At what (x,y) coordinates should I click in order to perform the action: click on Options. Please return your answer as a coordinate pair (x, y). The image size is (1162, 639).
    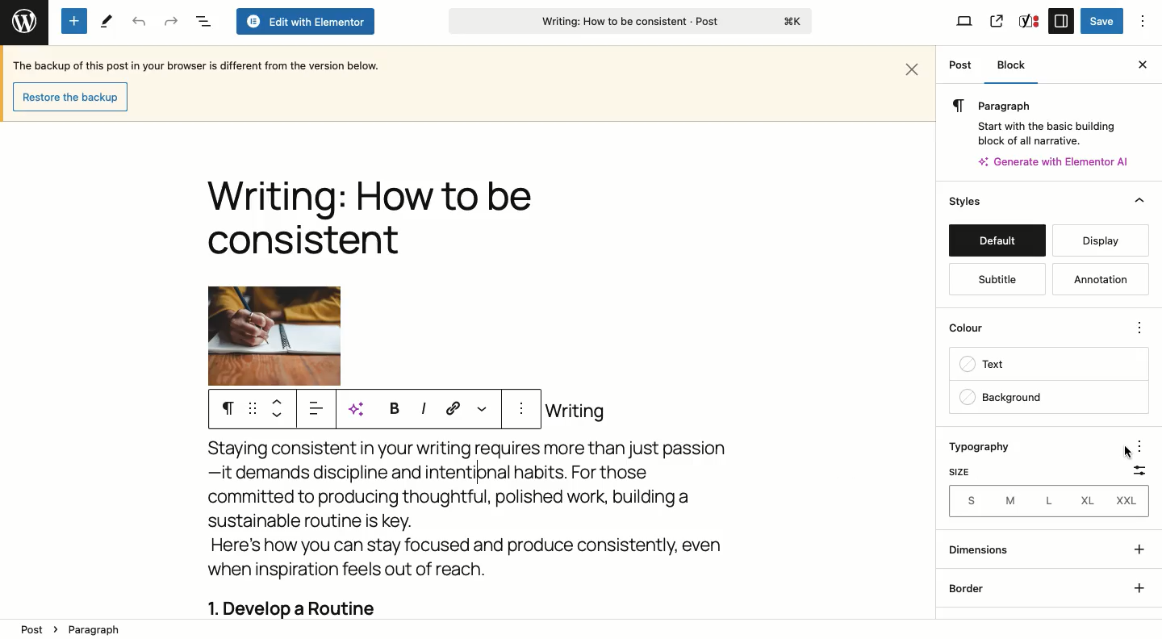
    Looking at the image, I should click on (1143, 21).